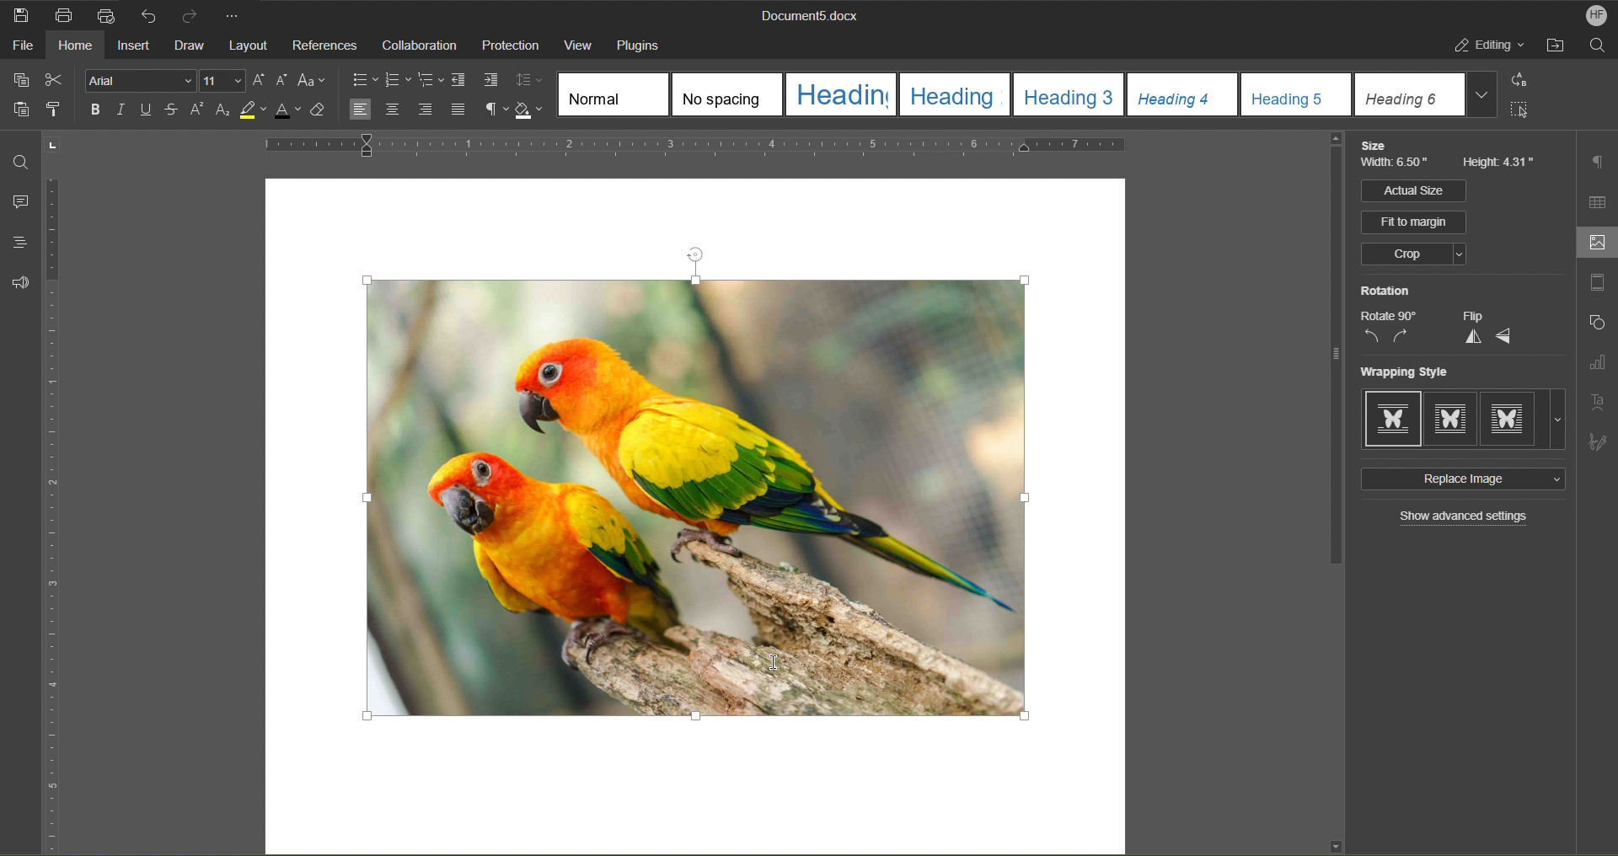 This screenshot has height=856, width=1618. What do you see at coordinates (237, 14) in the screenshot?
I see `More` at bounding box center [237, 14].